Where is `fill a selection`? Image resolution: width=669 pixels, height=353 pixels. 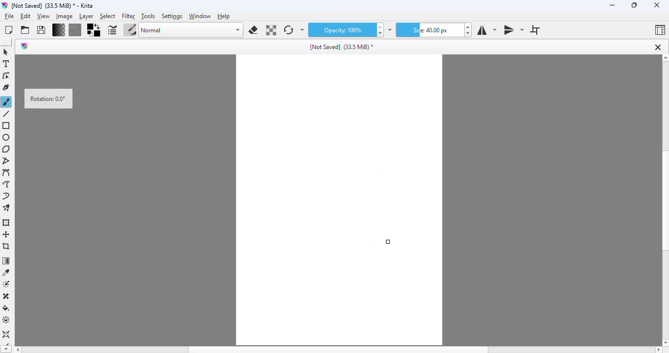
fill a selection is located at coordinates (6, 308).